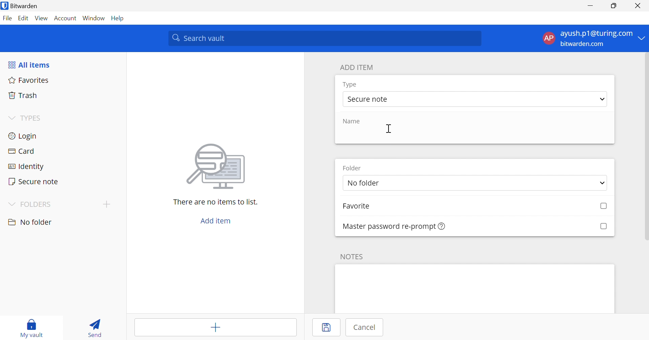 Image resolution: width=649 pixels, height=340 pixels. I want to click on Add item, so click(215, 221).